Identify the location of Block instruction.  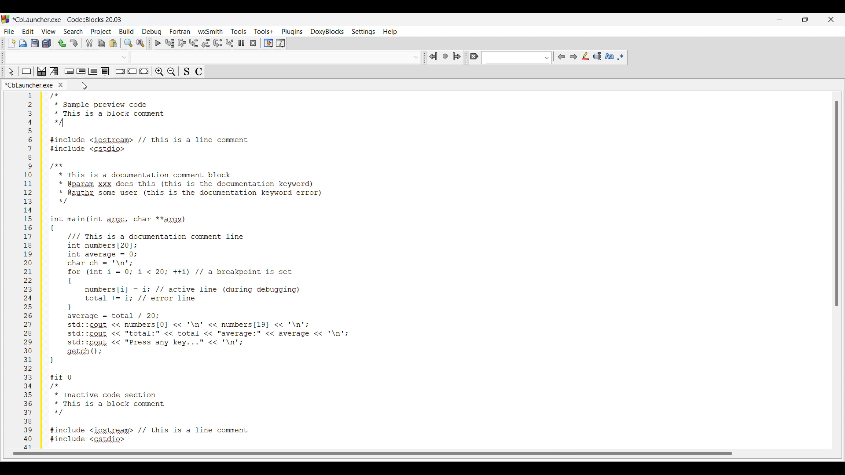
(105, 71).